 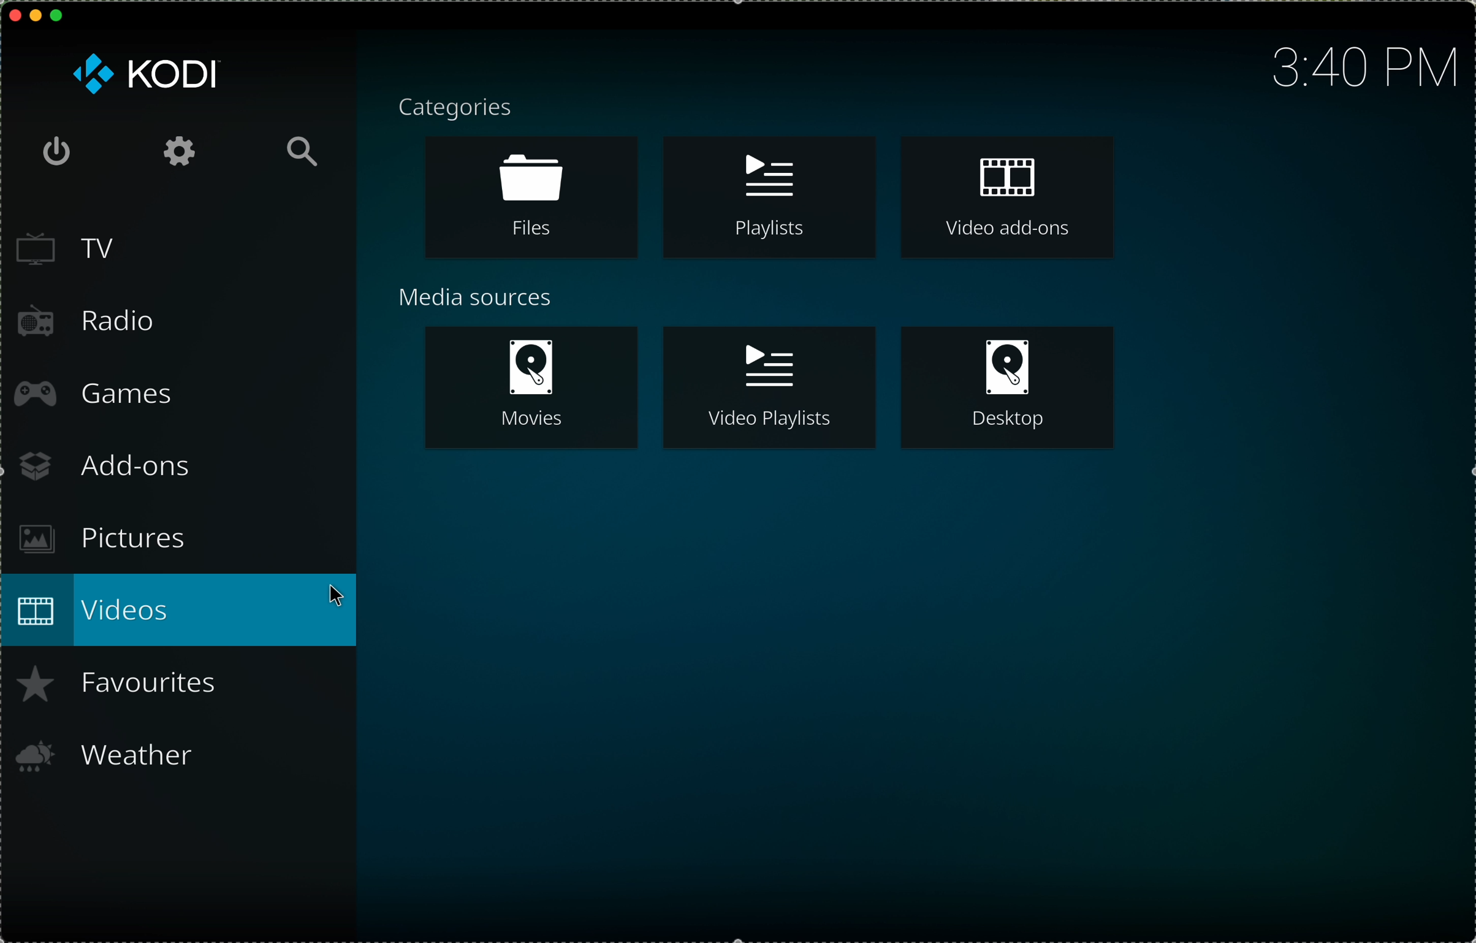 I want to click on media sources, so click(x=477, y=298).